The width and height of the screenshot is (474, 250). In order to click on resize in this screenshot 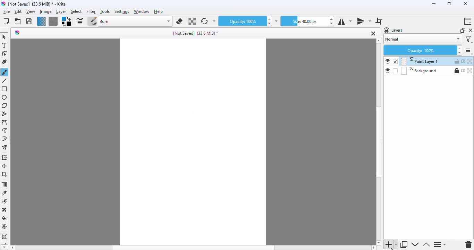, I will do `click(449, 3)`.